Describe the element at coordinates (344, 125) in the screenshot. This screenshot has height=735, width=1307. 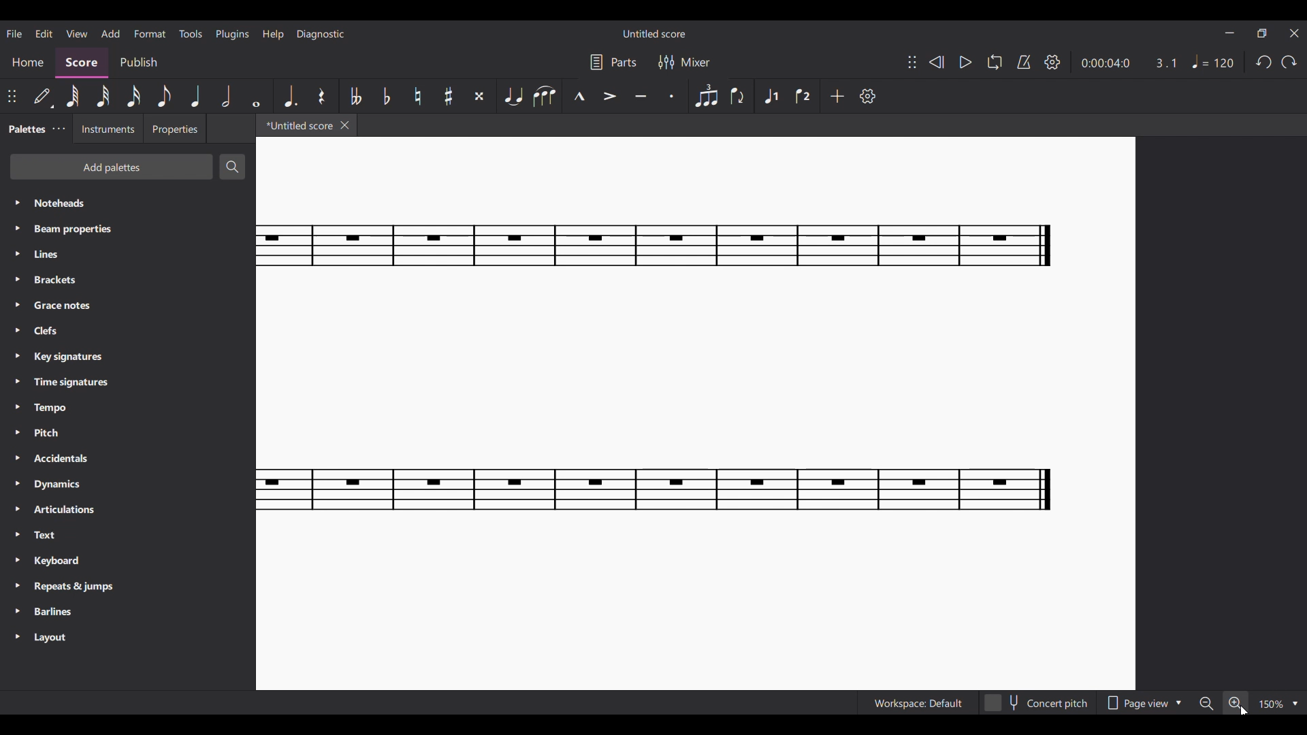
I see `Close tab` at that location.